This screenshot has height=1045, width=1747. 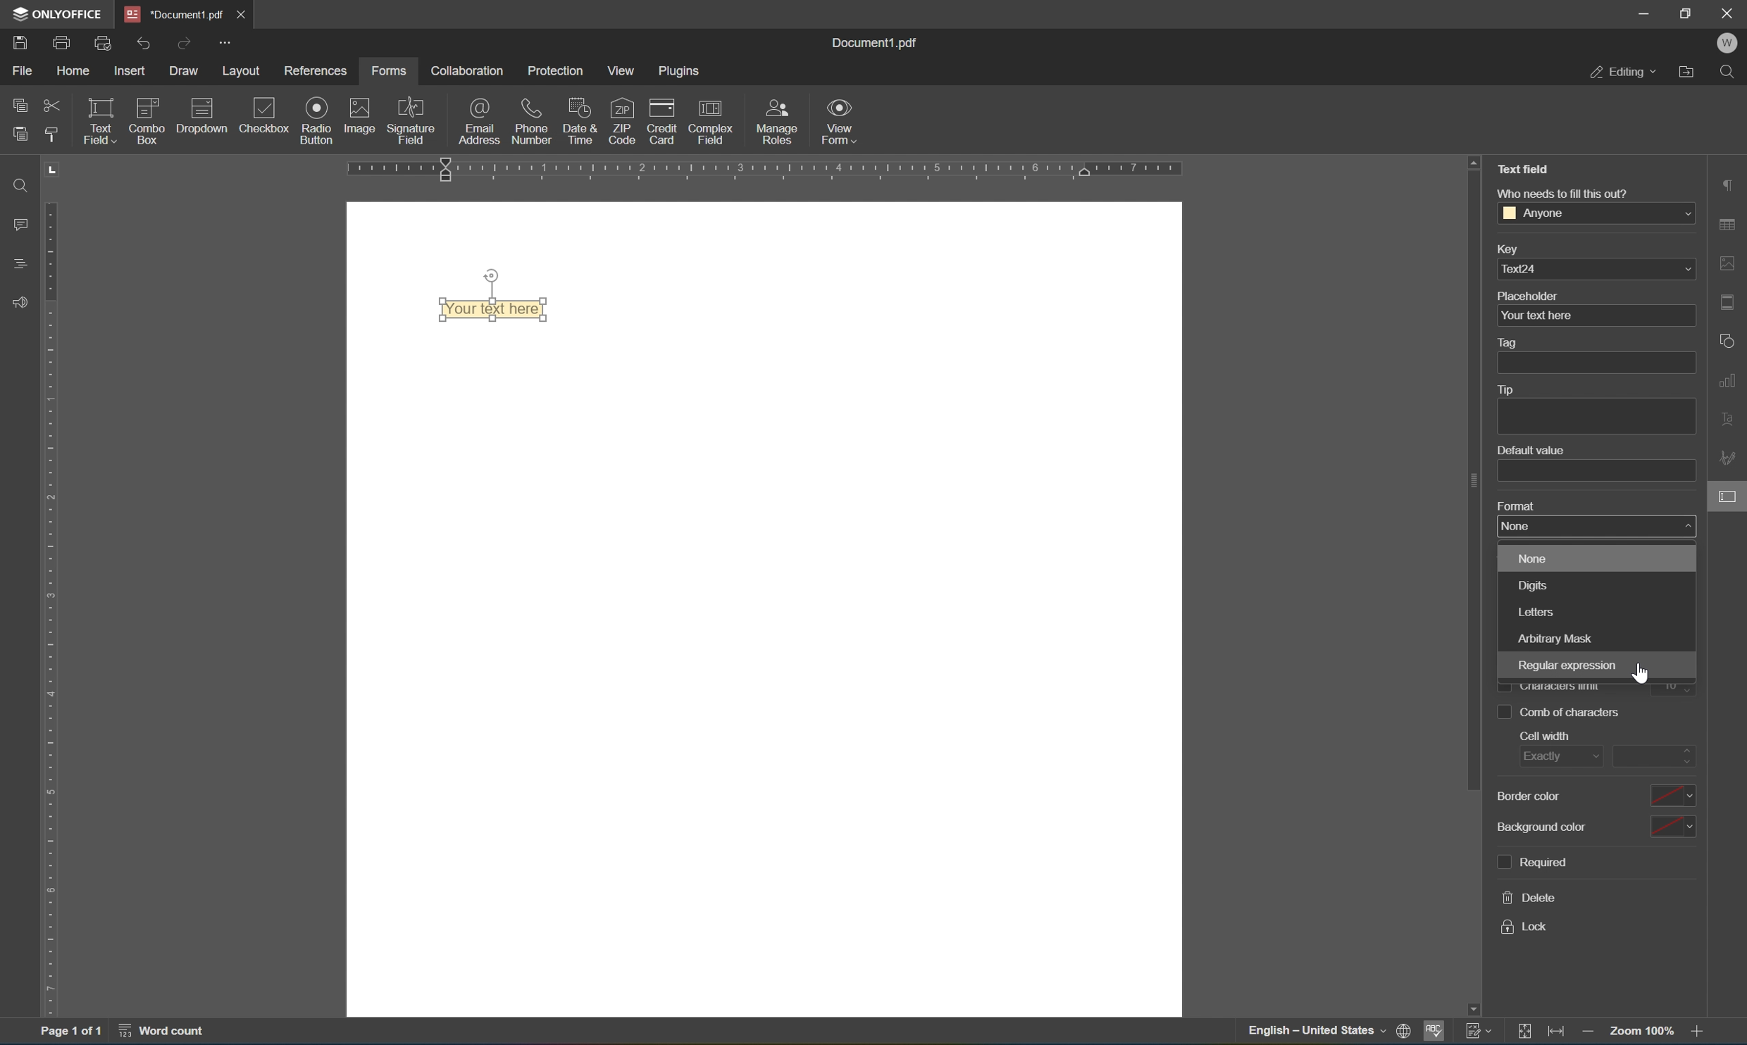 What do you see at coordinates (1672, 825) in the screenshot?
I see `select background color` at bounding box center [1672, 825].